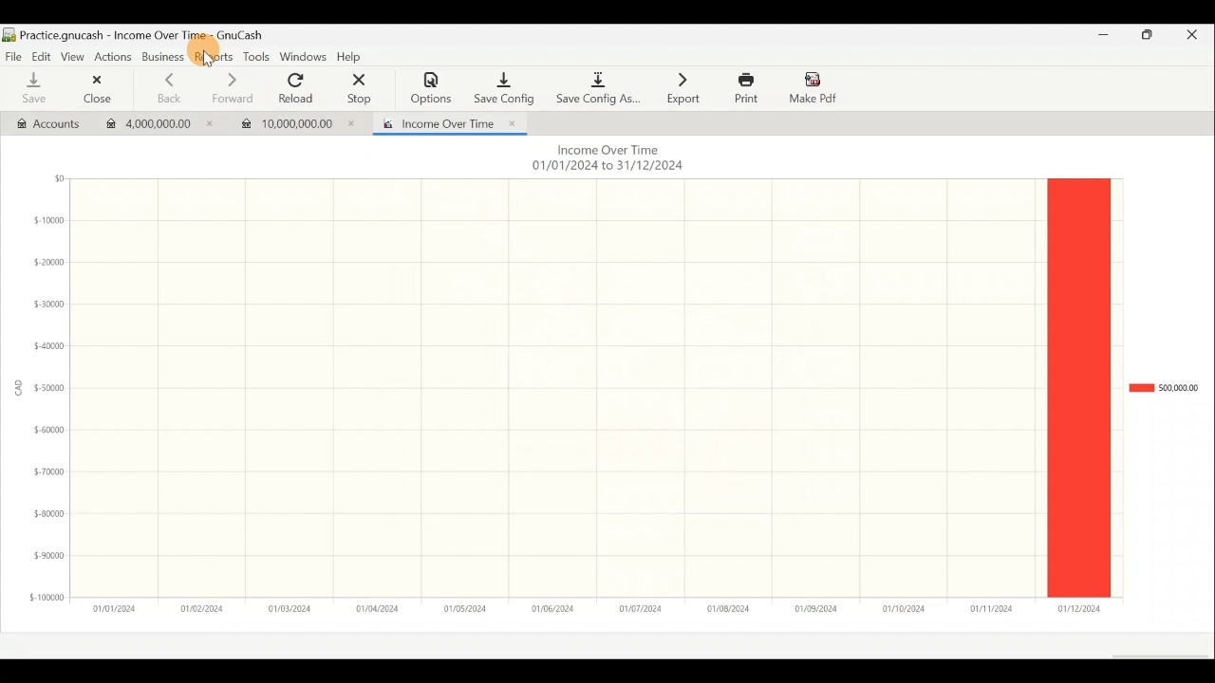 Image resolution: width=1215 pixels, height=683 pixels. What do you see at coordinates (558, 386) in the screenshot?
I see `Grid lines` at bounding box center [558, 386].